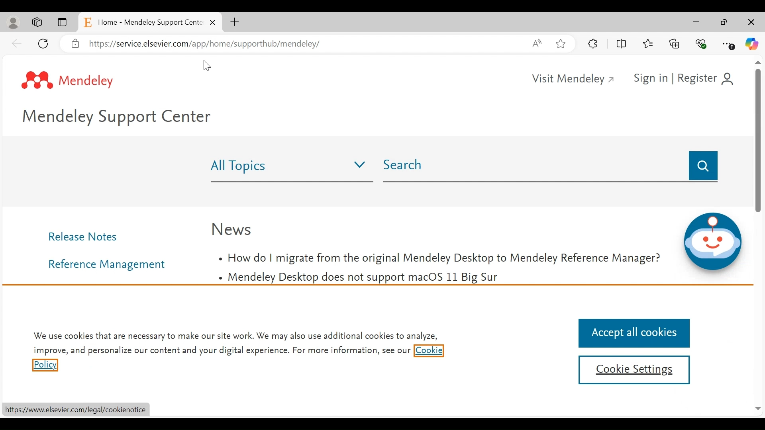 The width and height of the screenshot is (765, 430). What do you see at coordinates (537, 43) in the screenshot?
I see `Read aloud tis page` at bounding box center [537, 43].